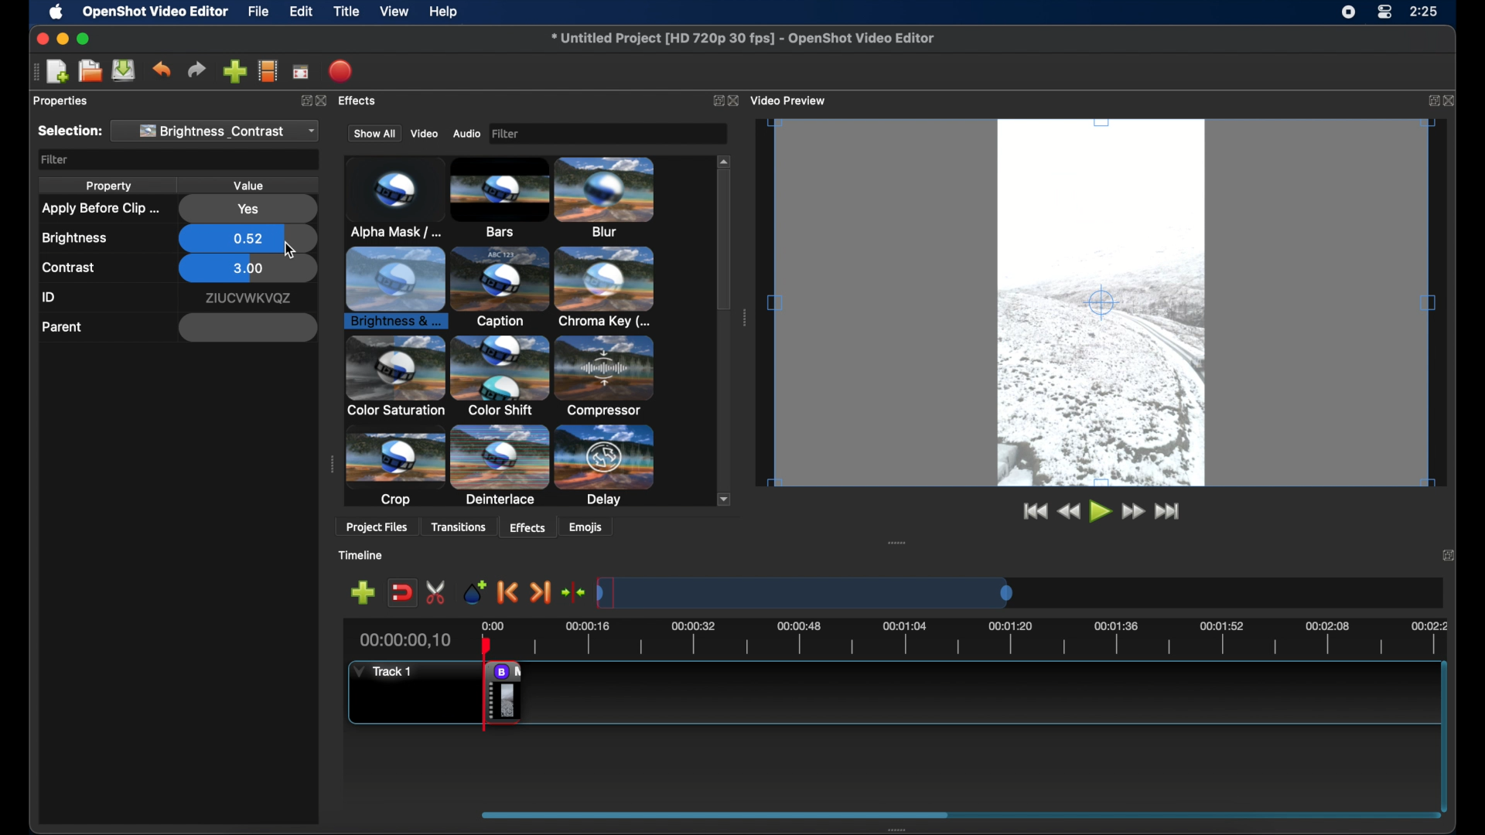 The width and height of the screenshot is (1485, 835). I want to click on close, so click(737, 101).